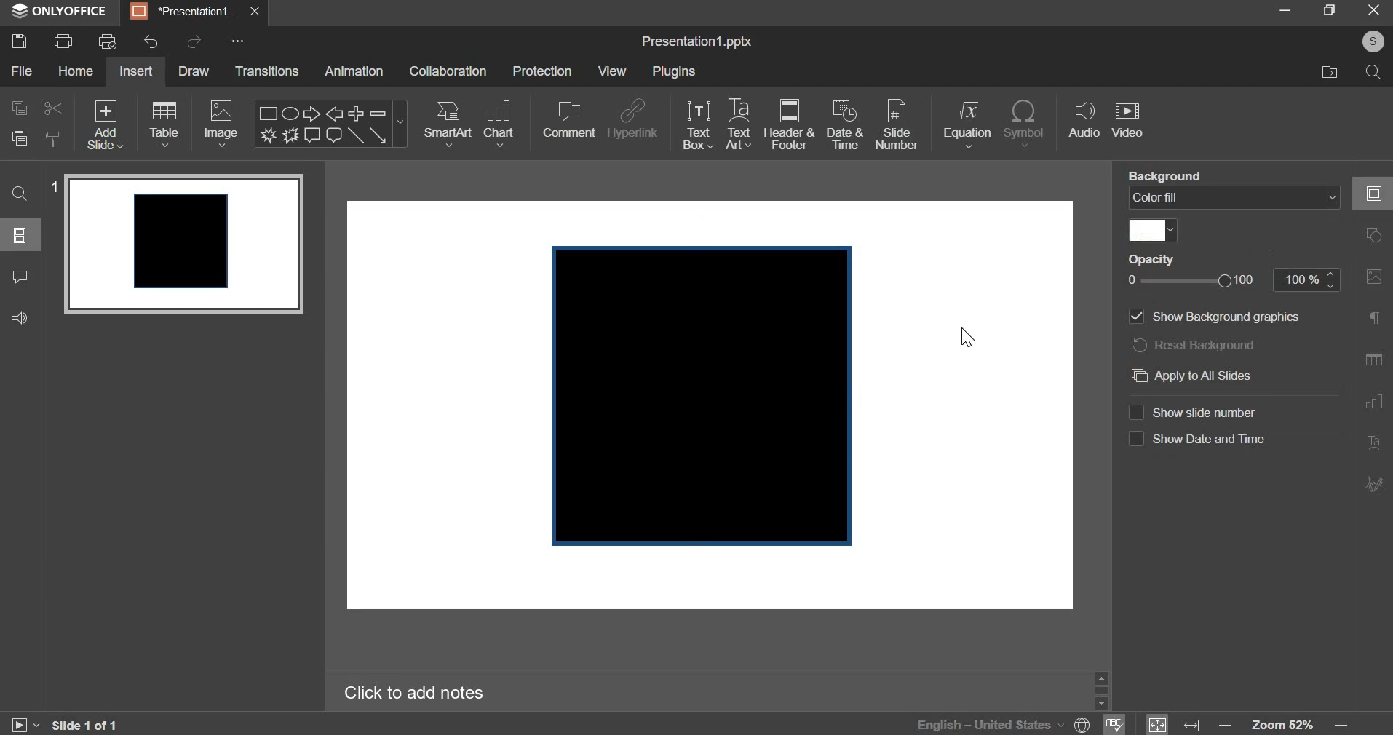 The image size is (1393, 735). I want to click on add slide, so click(103, 125).